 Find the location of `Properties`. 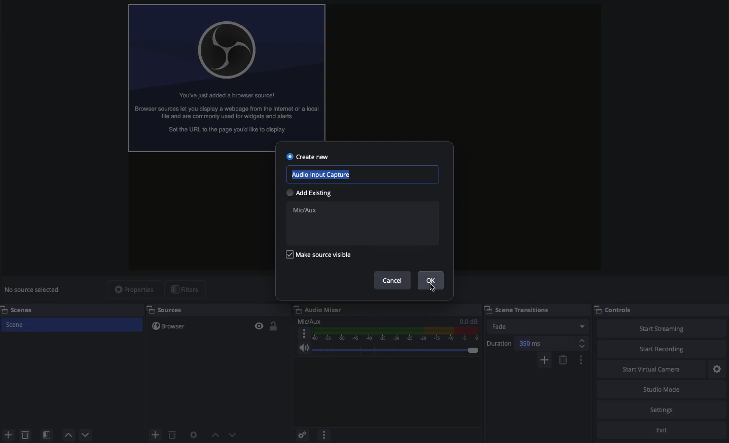

Properties is located at coordinates (134, 290).